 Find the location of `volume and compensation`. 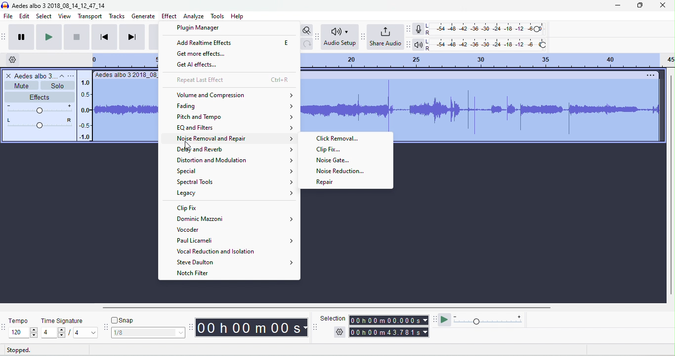

volume and compensation is located at coordinates (235, 95).